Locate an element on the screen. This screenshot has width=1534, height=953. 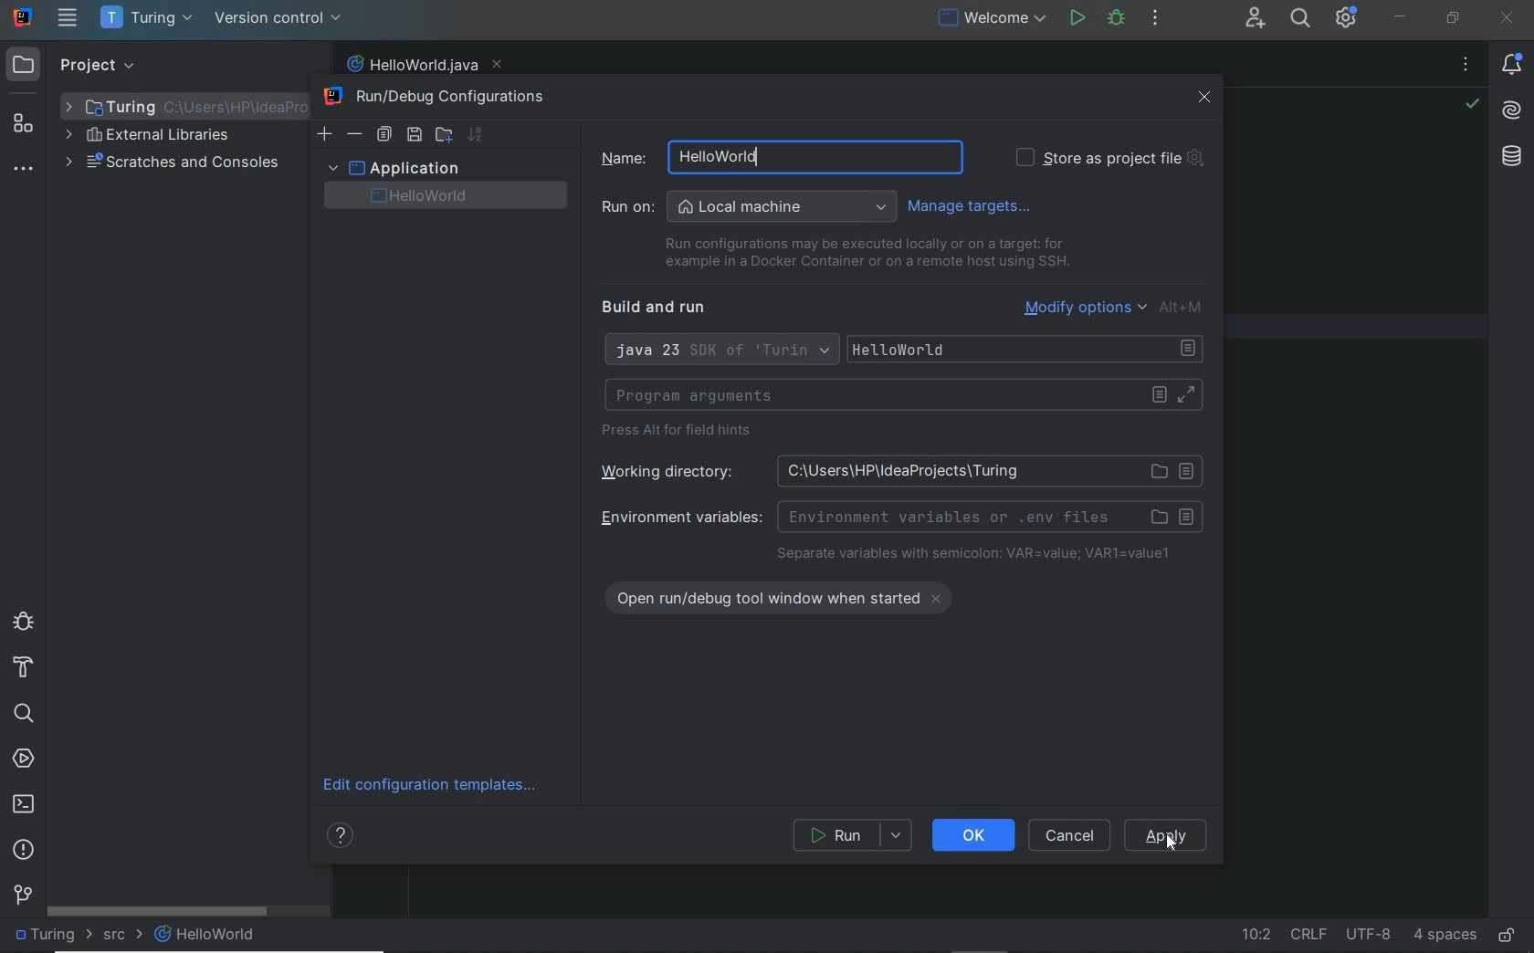
debug is located at coordinates (1117, 19).